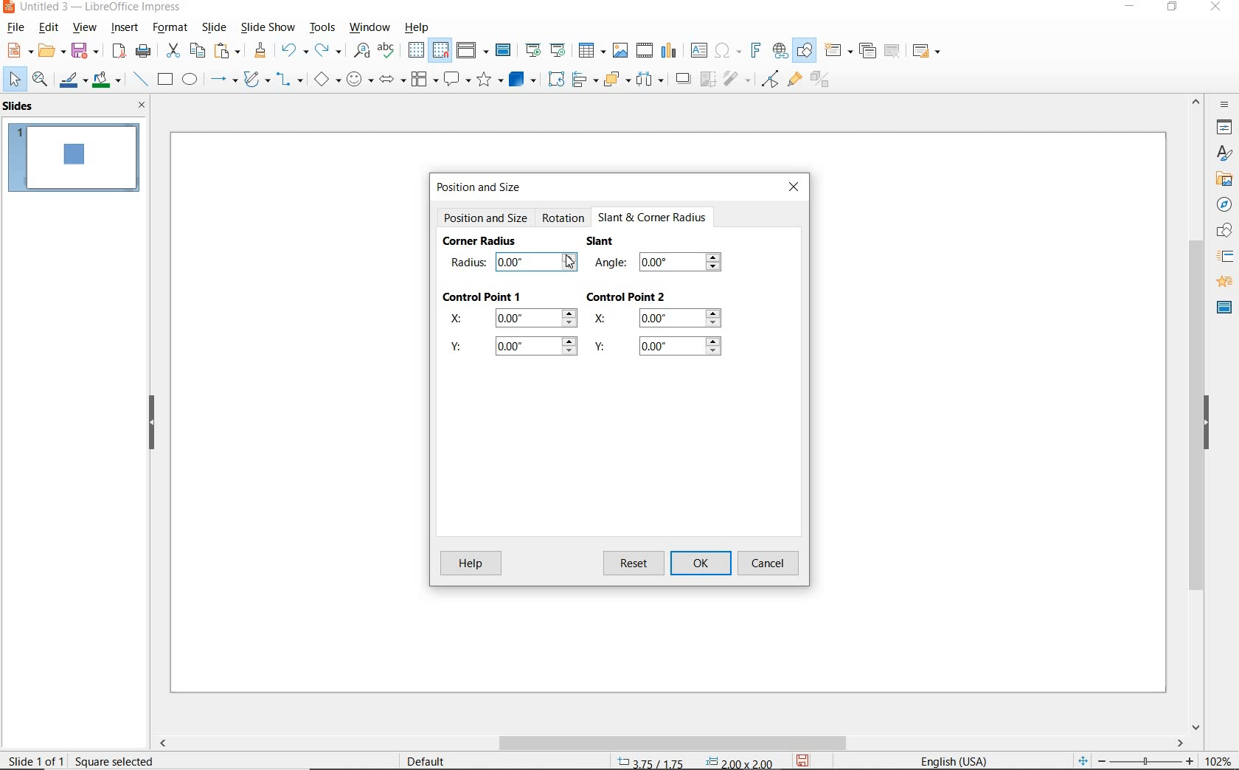 The width and height of the screenshot is (1239, 770). What do you see at coordinates (429, 760) in the screenshot?
I see `default` at bounding box center [429, 760].